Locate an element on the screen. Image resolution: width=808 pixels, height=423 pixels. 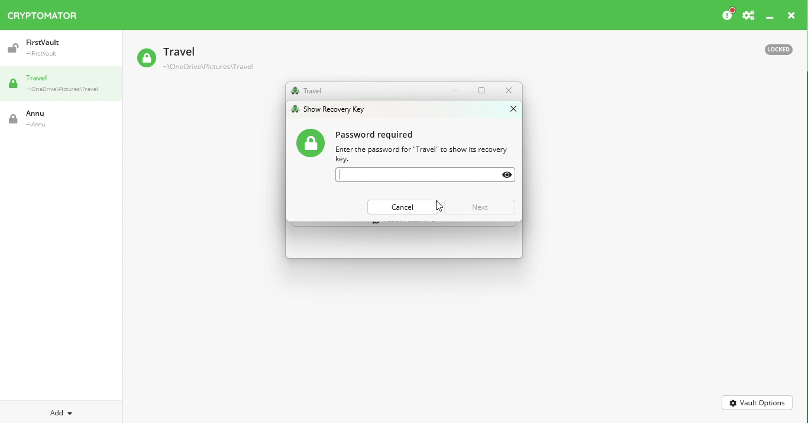
Cursor is located at coordinates (439, 207).